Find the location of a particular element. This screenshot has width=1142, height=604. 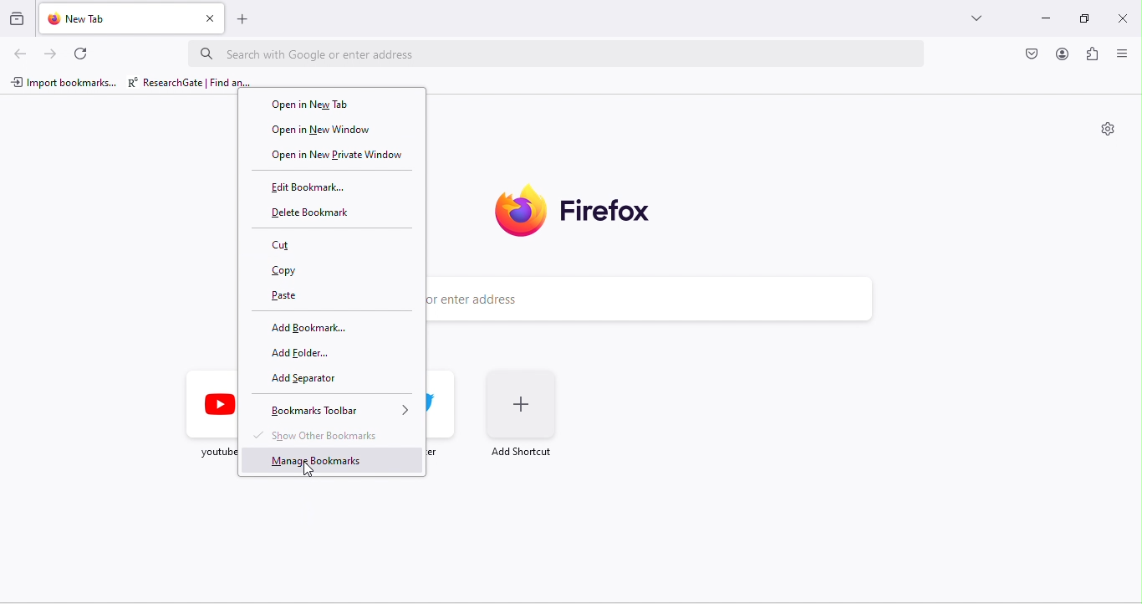

show other bookmarks is located at coordinates (322, 435).